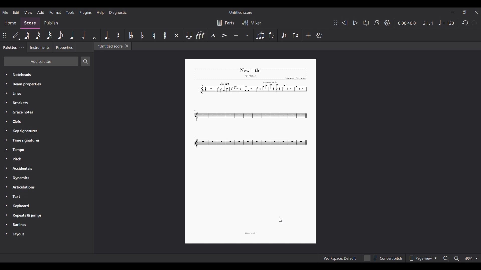 This screenshot has width=481, height=270. Describe the element at coordinates (201, 35) in the screenshot. I see `Slur` at that location.